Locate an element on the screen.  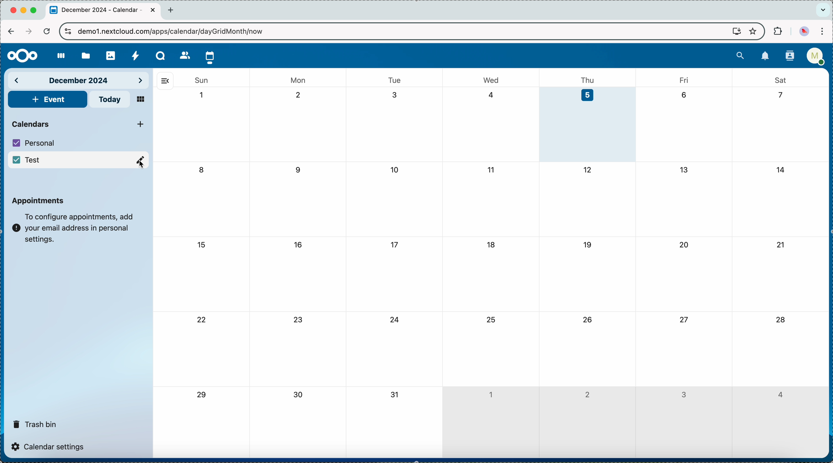
12 is located at coordinates (588, 170).